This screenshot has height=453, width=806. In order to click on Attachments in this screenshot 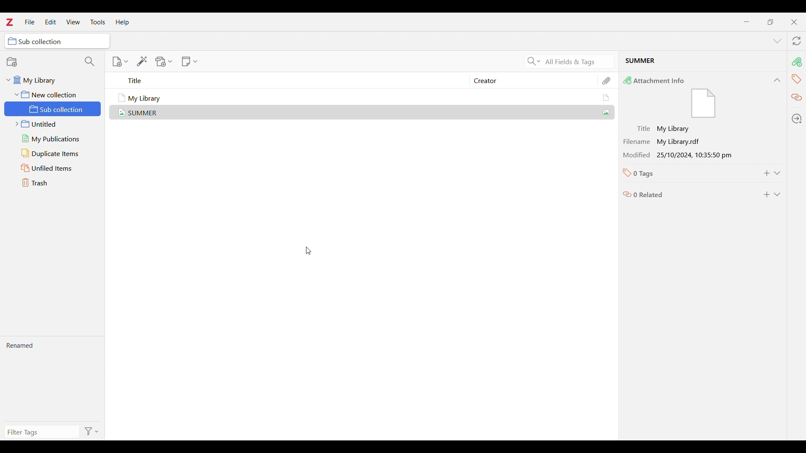, I will do `click(607, 81)`.